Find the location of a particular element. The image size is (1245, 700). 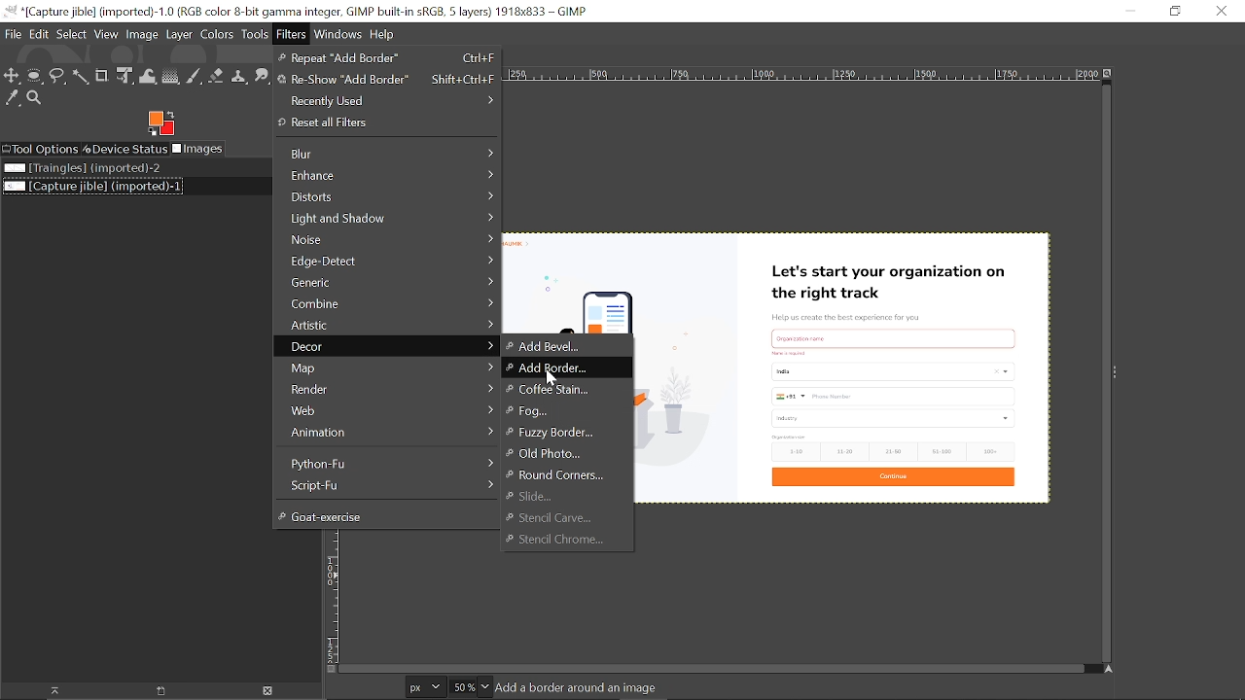

Foreground color is located at coordinates (160, 123).